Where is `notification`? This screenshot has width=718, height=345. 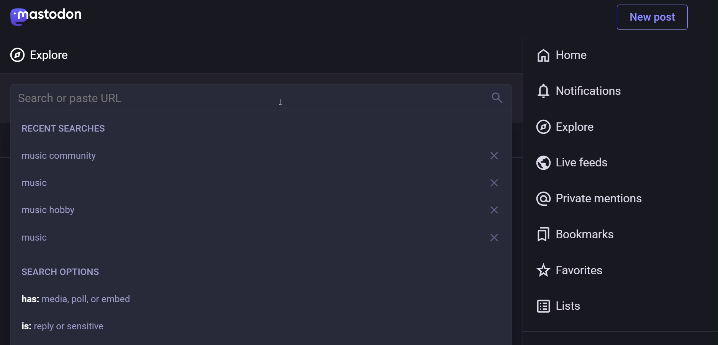
notification is located at coordinates (580, 92).